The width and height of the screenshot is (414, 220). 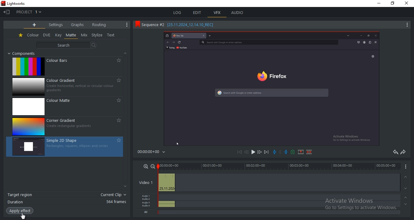 What do you see at coordinates (166, 183) in the screenshot?
I see `video` at bounding box center [166, 183].